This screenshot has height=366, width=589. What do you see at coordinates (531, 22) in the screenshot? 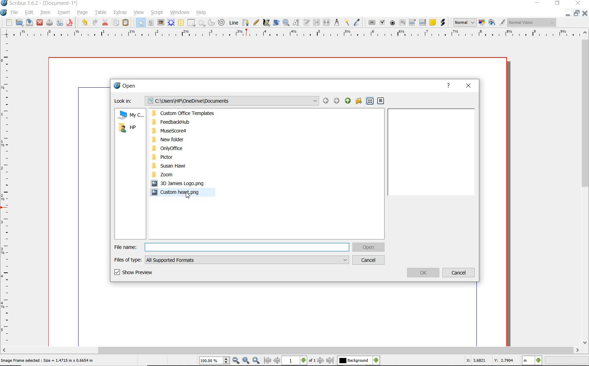
I see `visual appearance of the display` at bounding box center [531, 22].